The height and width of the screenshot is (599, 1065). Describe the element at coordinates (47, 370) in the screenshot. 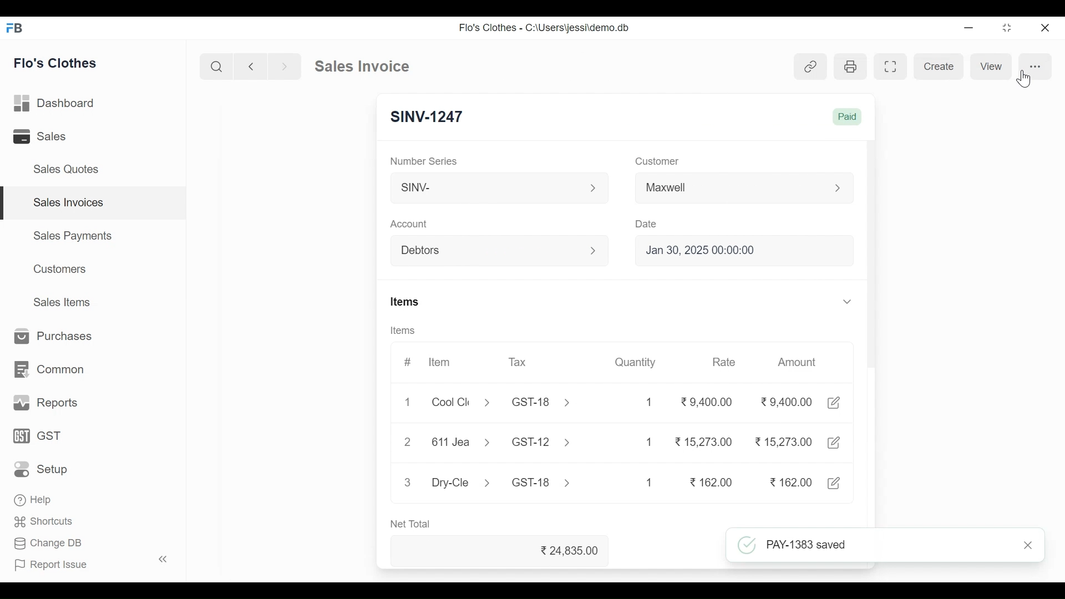

I see `Common` at that location.